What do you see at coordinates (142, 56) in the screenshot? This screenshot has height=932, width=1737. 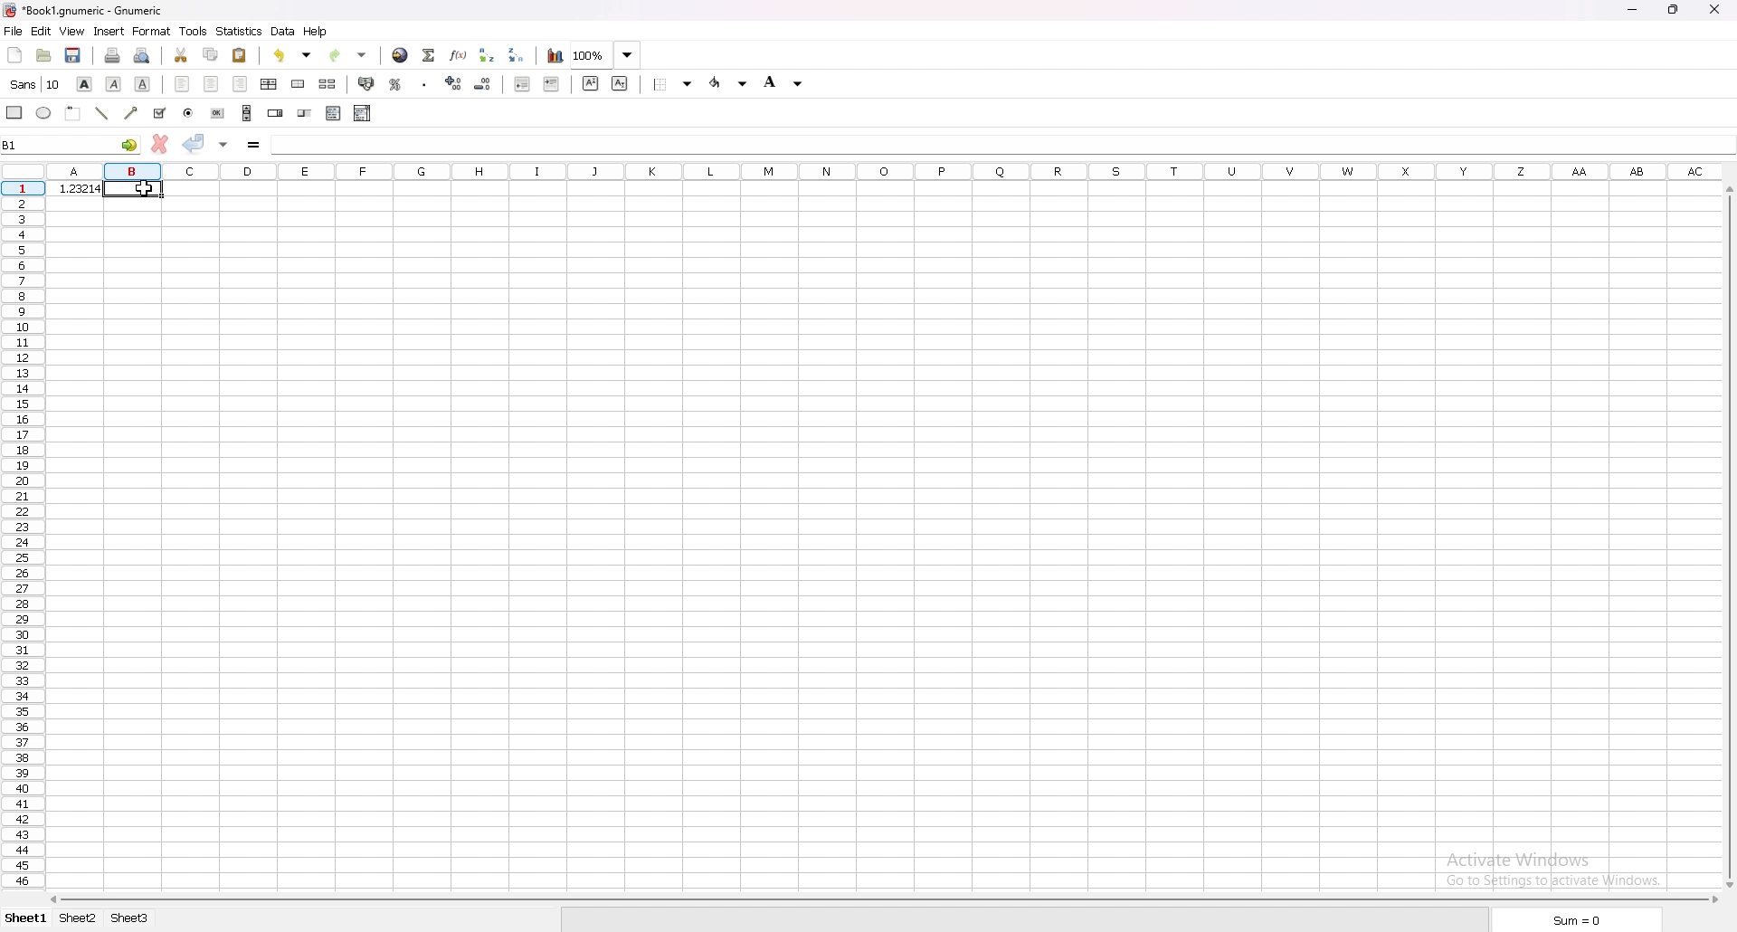 I see `print preview` at bounding box center [142, 56].